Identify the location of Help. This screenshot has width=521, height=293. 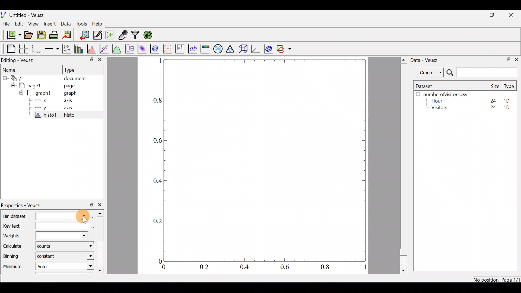
(98, 24).